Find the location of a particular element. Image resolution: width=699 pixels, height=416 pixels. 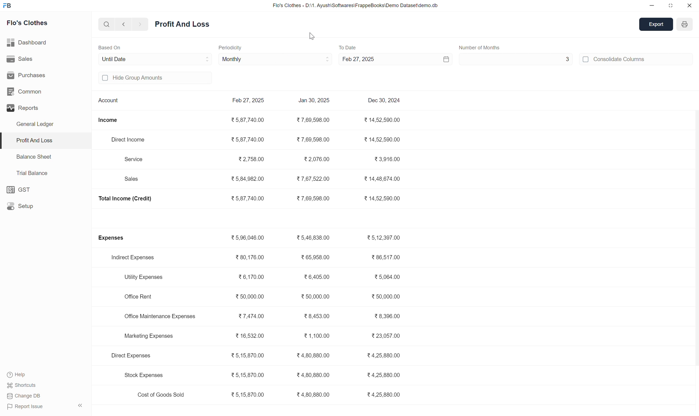

Number of Months is located at coordinates (481, 47).